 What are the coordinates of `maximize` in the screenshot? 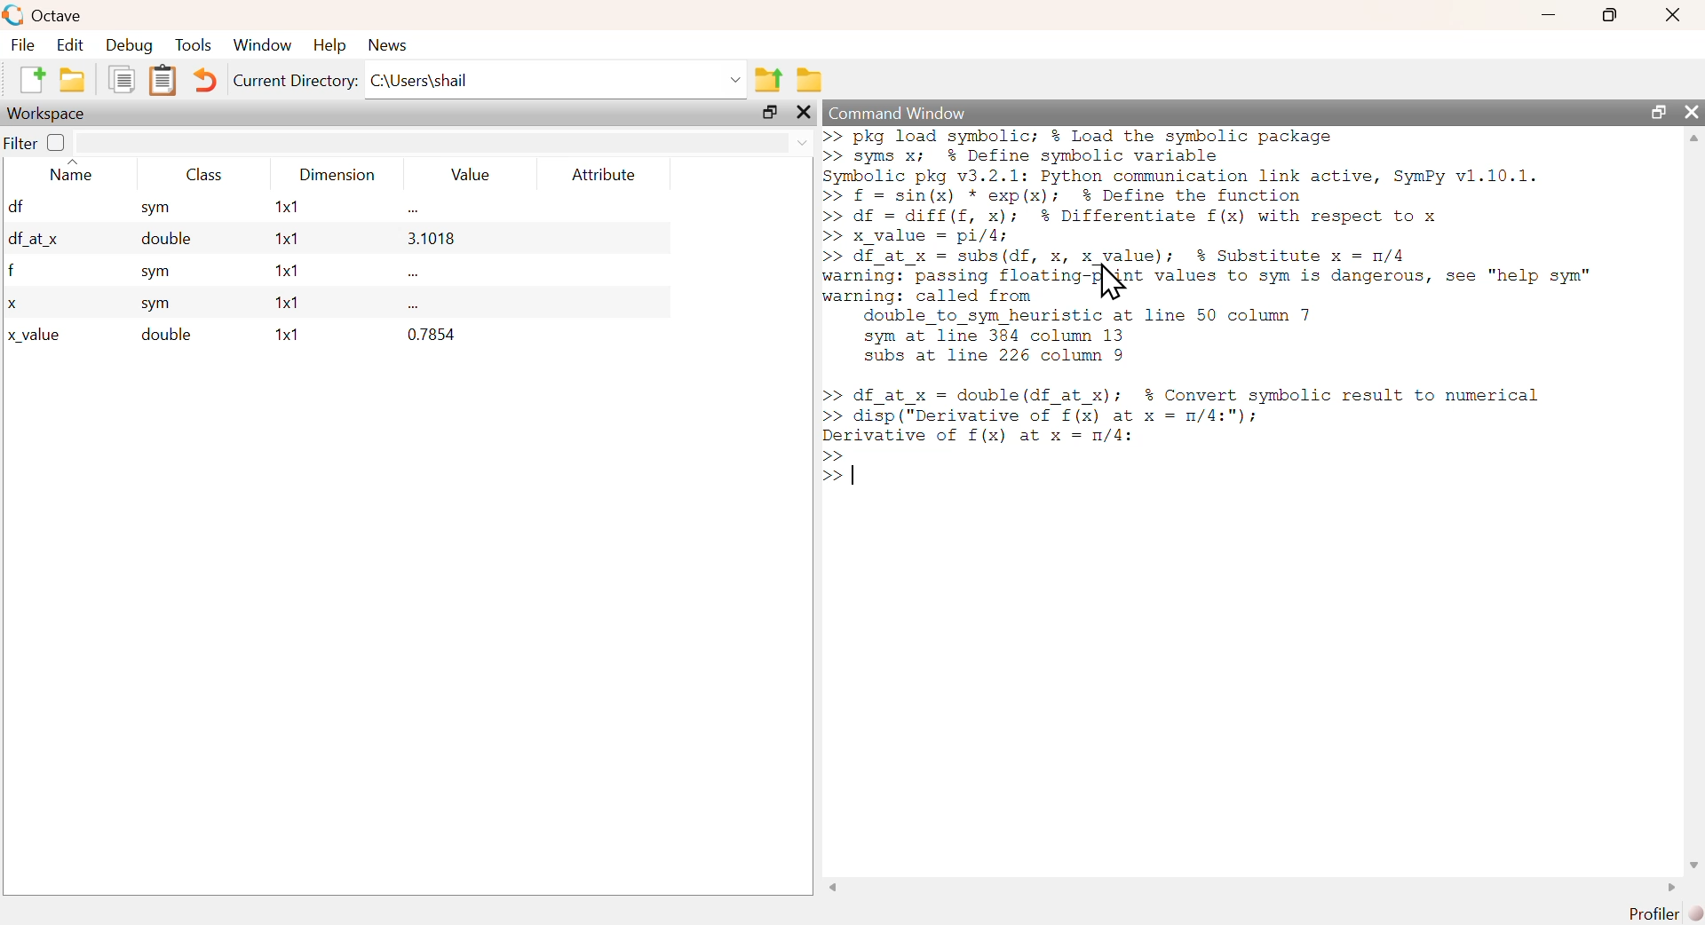 It's located at (1657, 110).